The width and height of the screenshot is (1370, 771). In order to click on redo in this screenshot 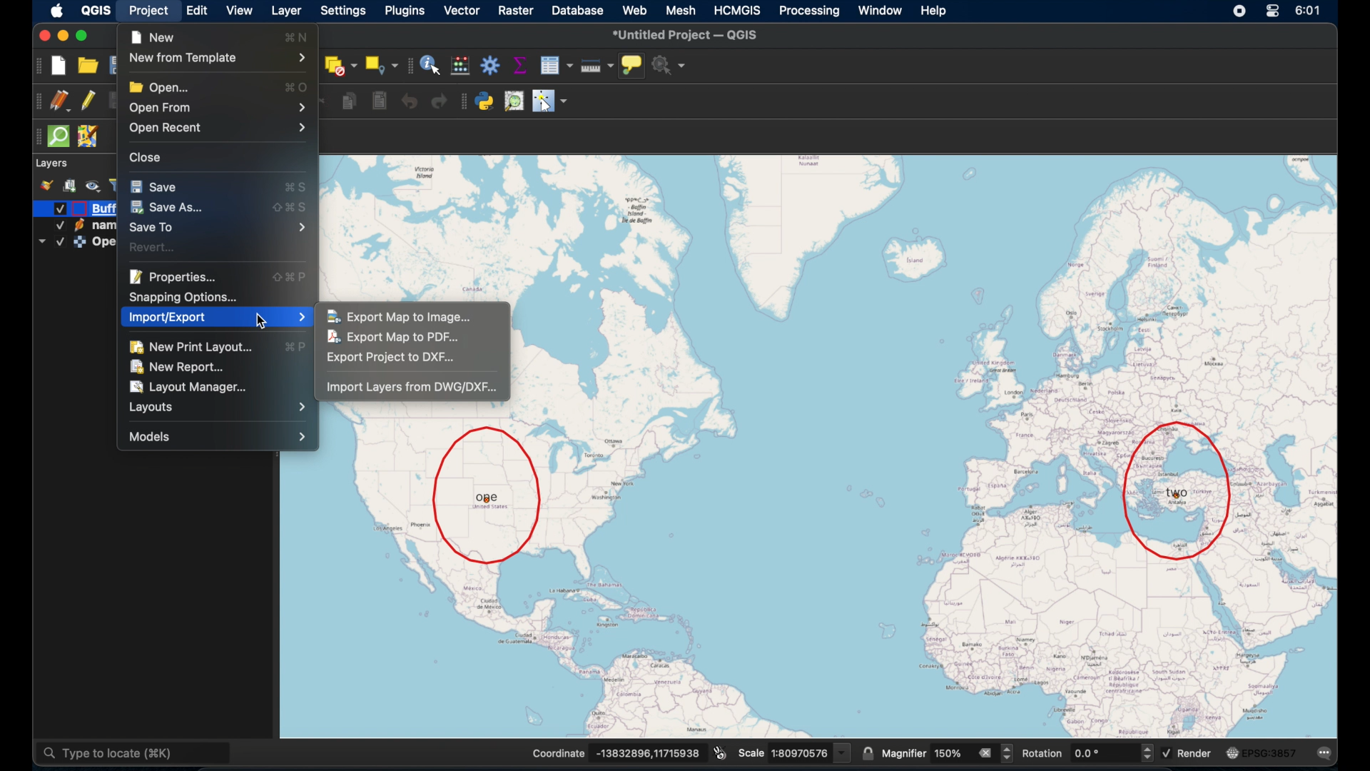, I will do `click(439, 101)`.